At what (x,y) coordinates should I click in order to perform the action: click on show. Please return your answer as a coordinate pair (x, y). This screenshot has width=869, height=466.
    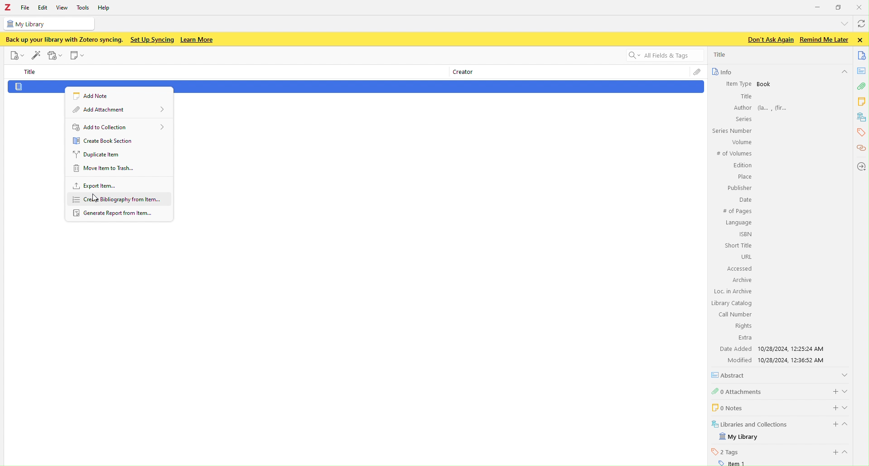
    Looking at the image, I should click on (845, 374).